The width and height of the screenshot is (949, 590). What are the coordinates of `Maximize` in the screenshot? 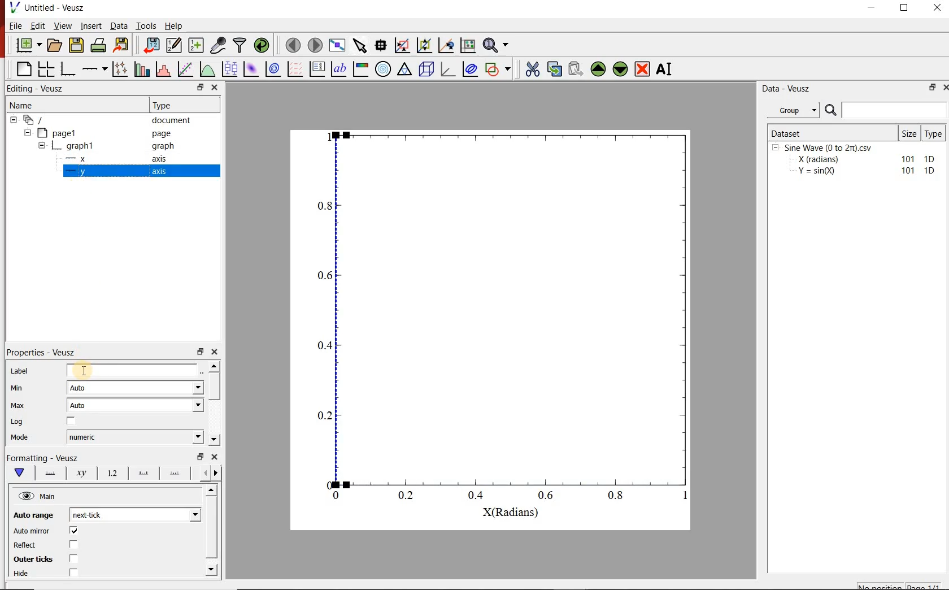 It's located at (905, 8).